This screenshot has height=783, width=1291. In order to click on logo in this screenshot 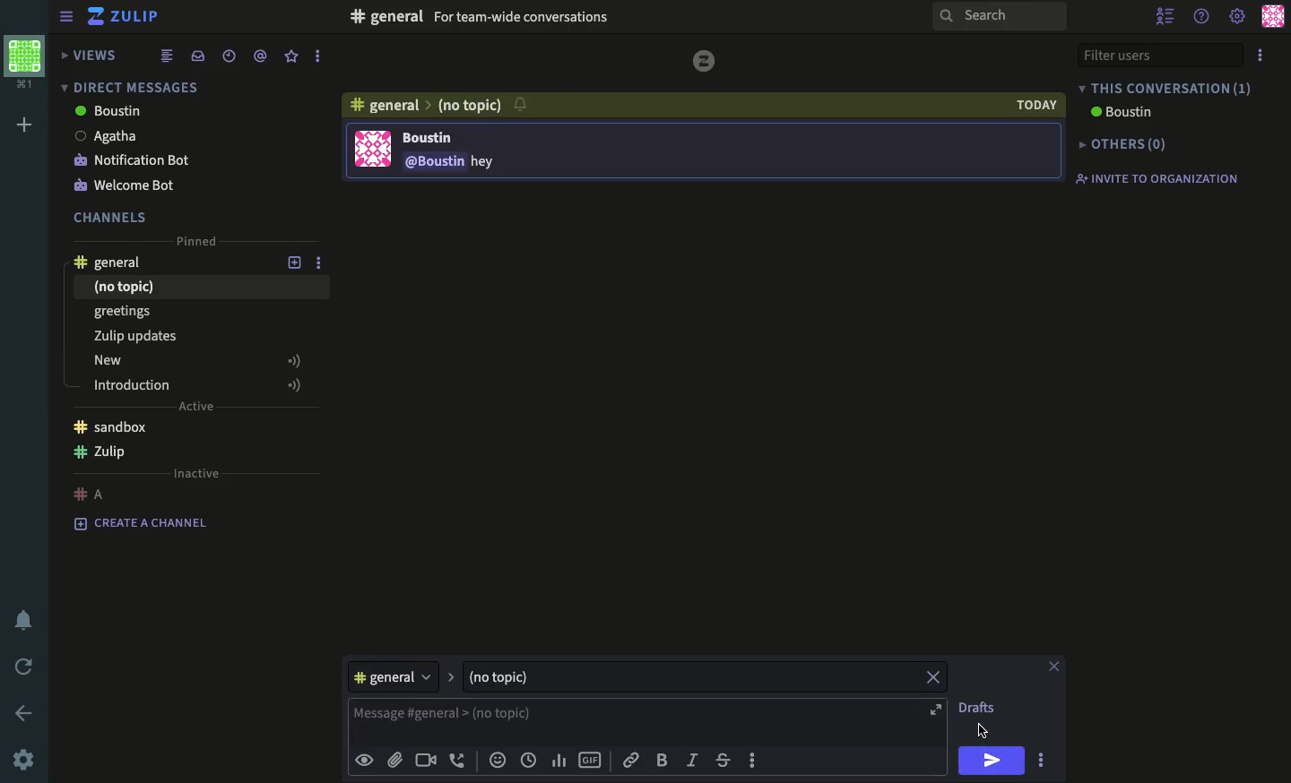, I will do `click(705, 61)`.